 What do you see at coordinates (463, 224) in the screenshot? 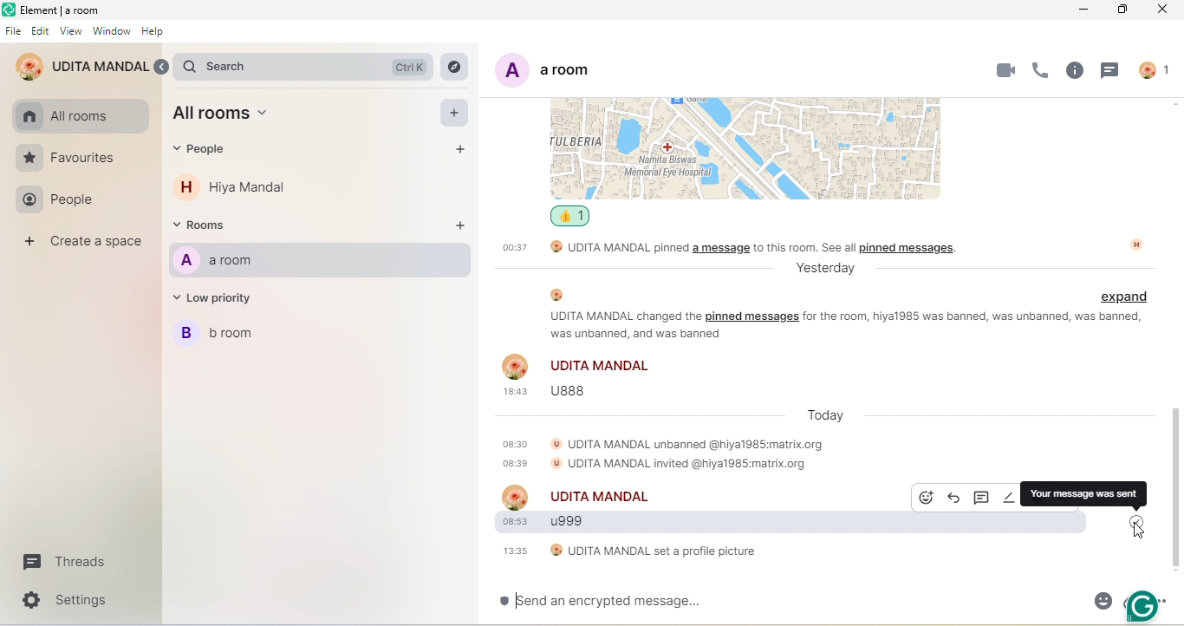
I see `Add Rooms` at bounding box center [463, 224].